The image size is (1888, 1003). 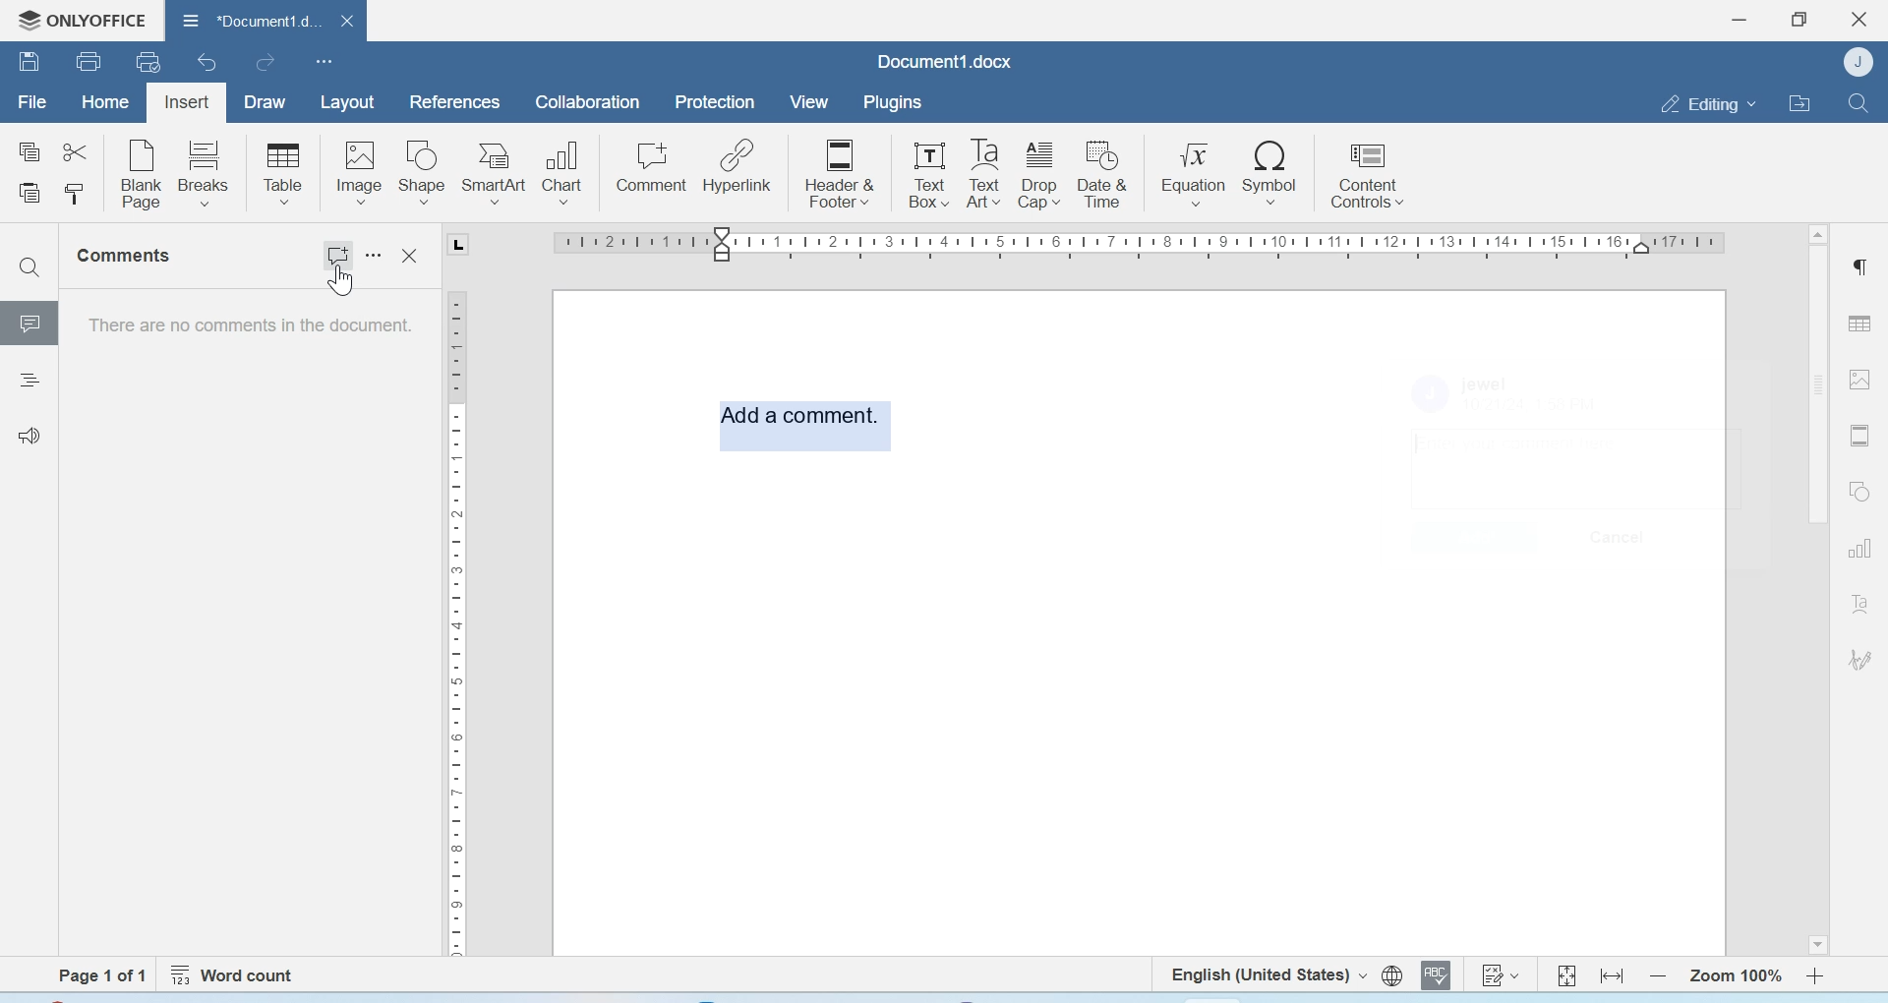 I want to click on Drop cafe, so click(x=1041, y=173).